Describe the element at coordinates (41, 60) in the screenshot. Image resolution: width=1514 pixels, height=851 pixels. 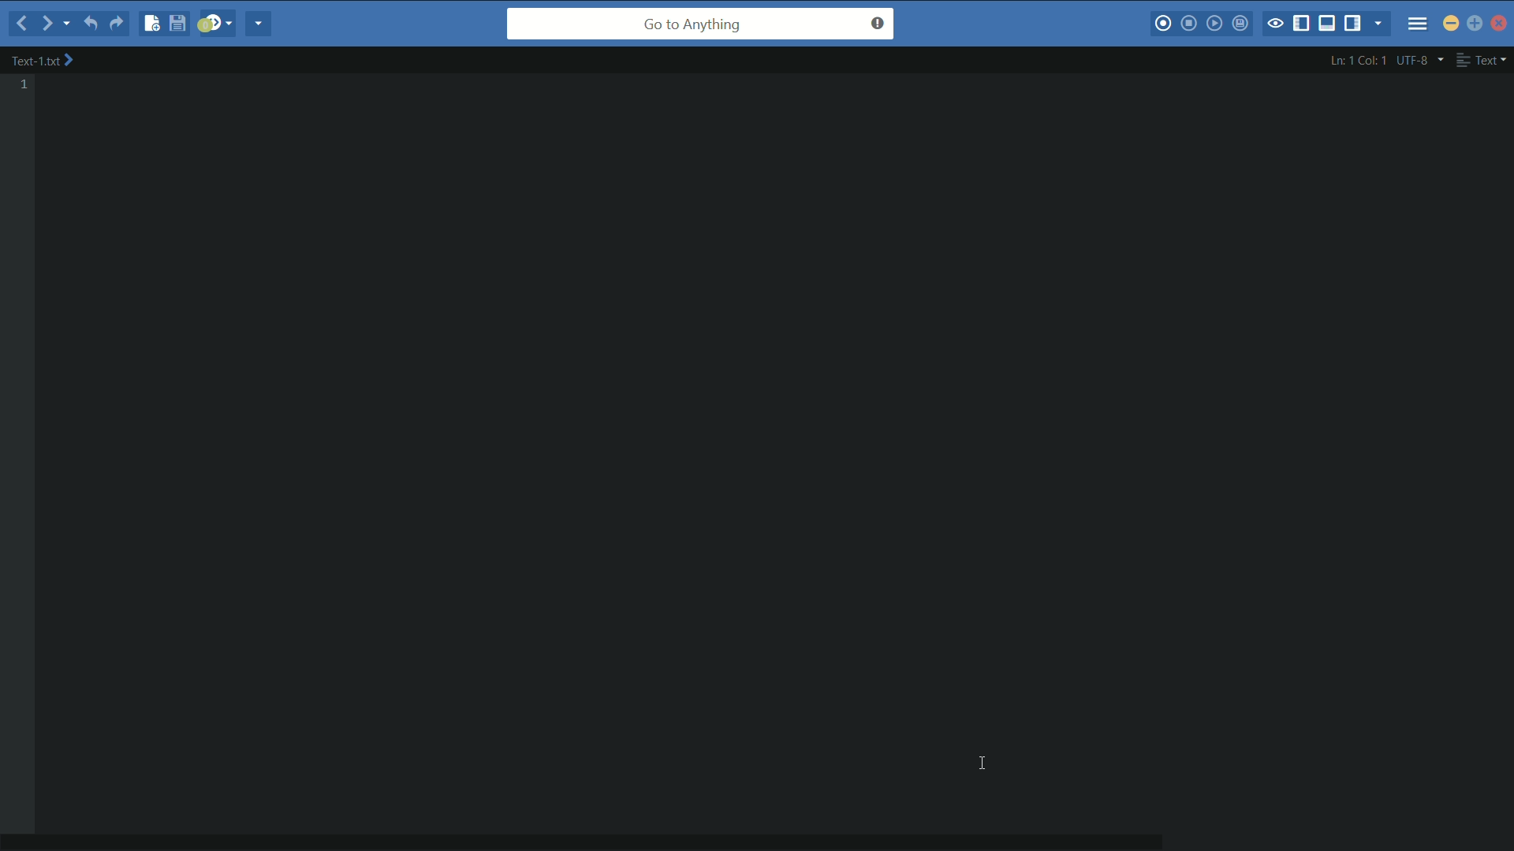
I see `file name` at that location.